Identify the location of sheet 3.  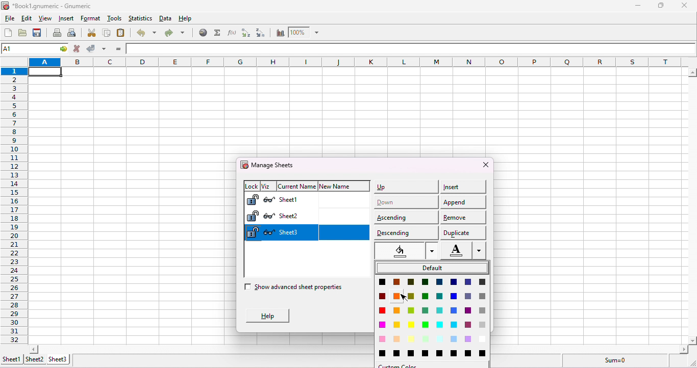
(60, 359).